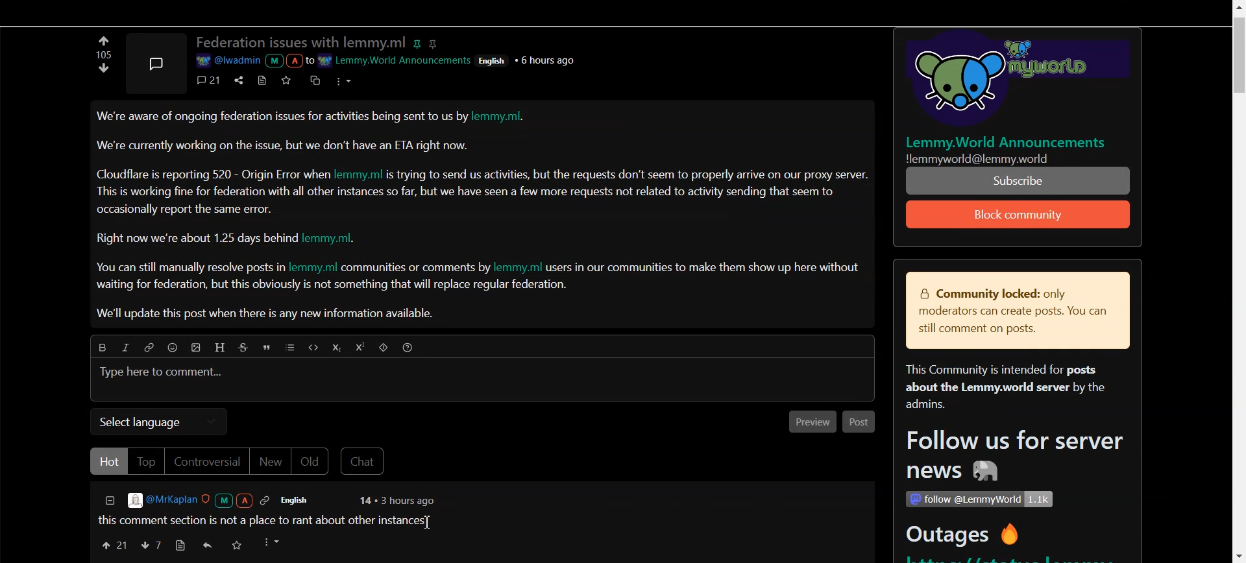 The image size is (1246, 563). Describe the element at coordinates (214, 174) in the screenshot. I see `Cloudflare is reporting 520 - Origin Error wher` at that location.